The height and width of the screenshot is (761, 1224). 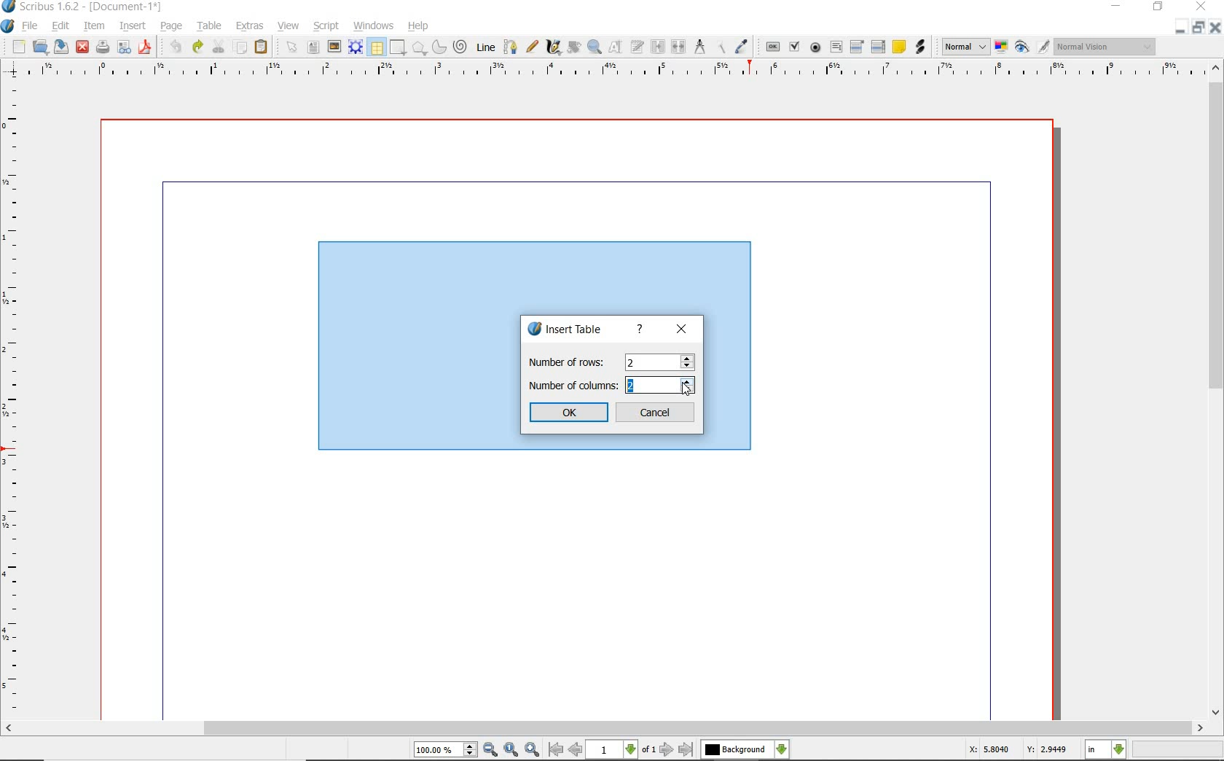 I want to click on select current zoom level, so click(x=445, y=751).